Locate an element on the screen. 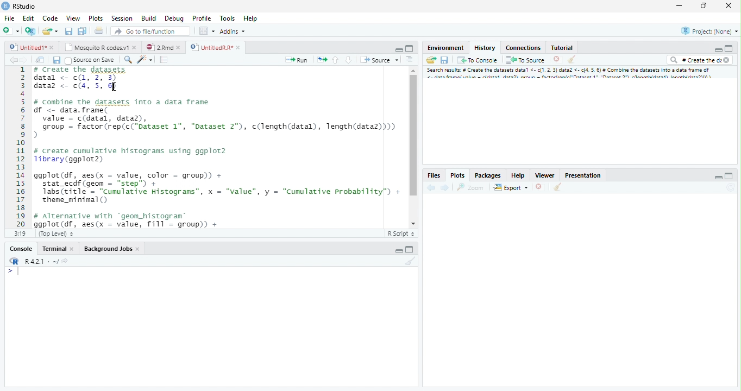  Addins is located at coordinates (233, 32).